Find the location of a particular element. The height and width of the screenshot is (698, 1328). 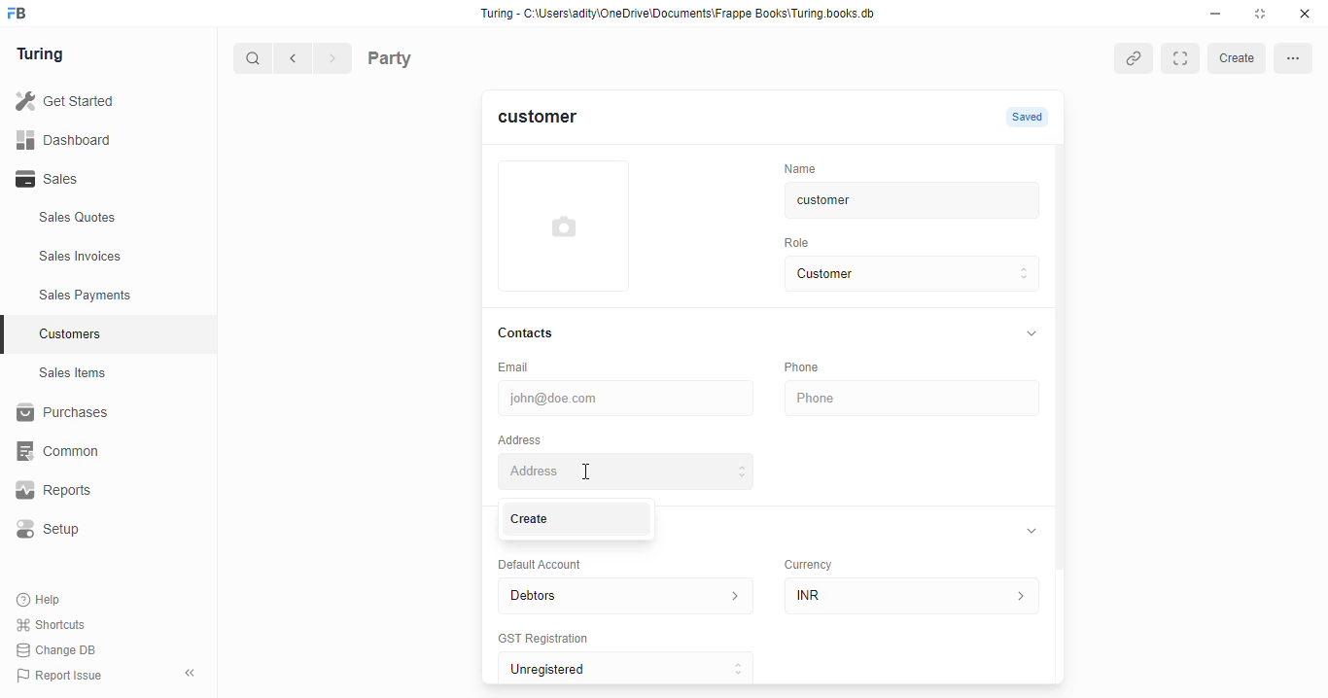

create is located at coordinates (1236, 59).